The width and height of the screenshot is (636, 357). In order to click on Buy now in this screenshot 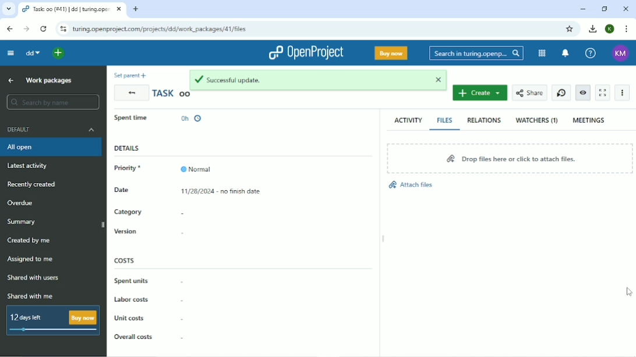, I will do `click(391, 53)`.